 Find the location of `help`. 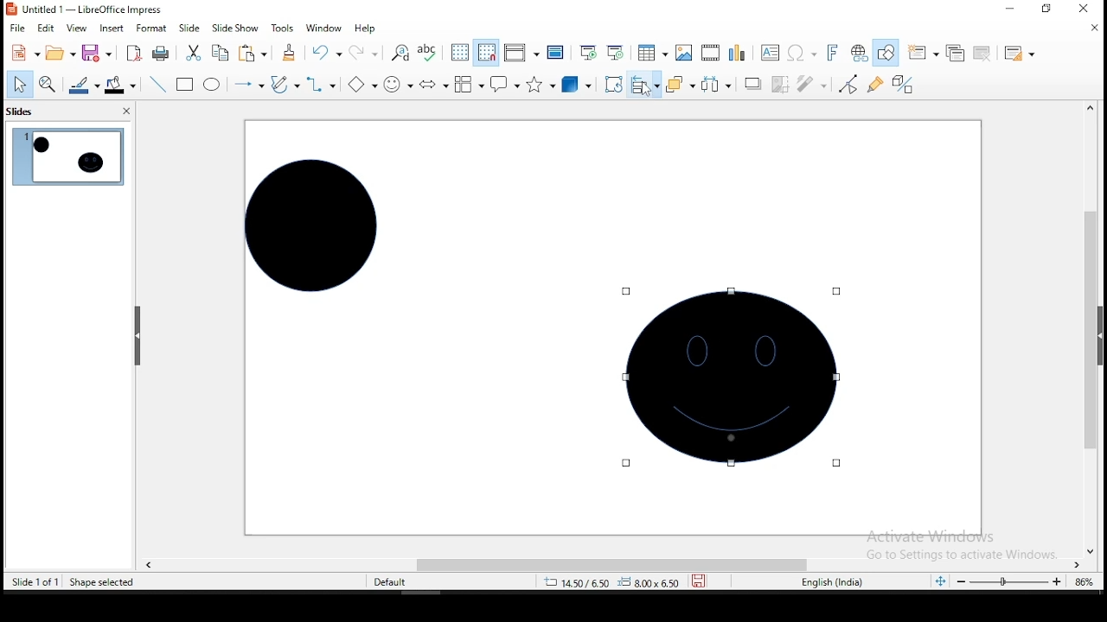

help is located at coordinates (366, 28).